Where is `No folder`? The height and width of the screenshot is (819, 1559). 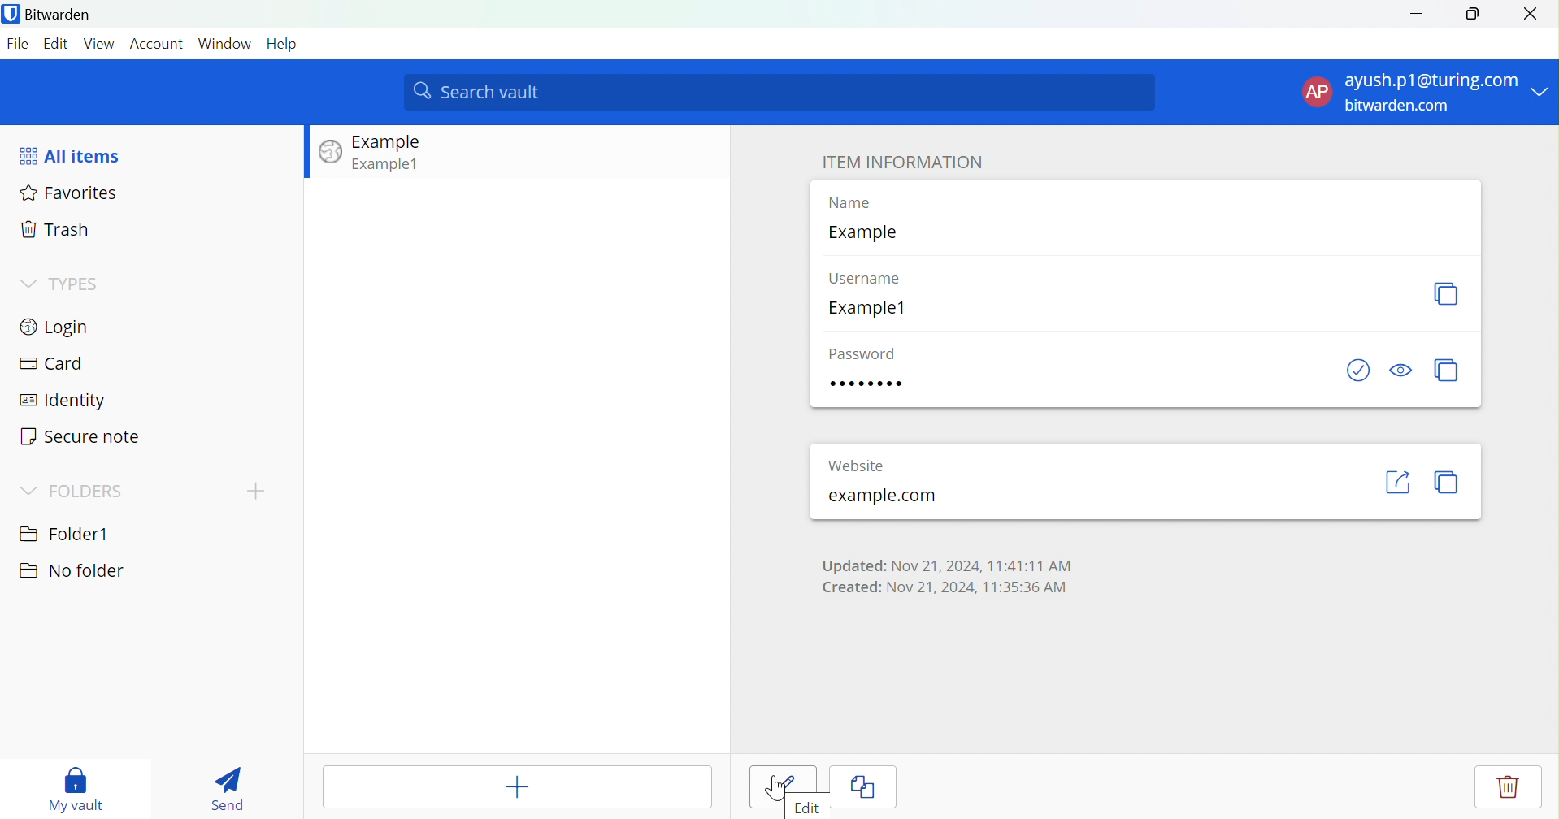 No folder is located at coordinates (71, 571).